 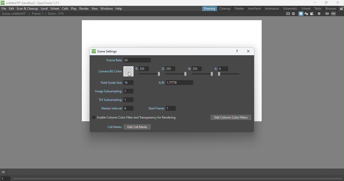 What do you see at coordinates (203, 74) in the screenshot?
I see `Slide bar` at bounding box center [203, 74].